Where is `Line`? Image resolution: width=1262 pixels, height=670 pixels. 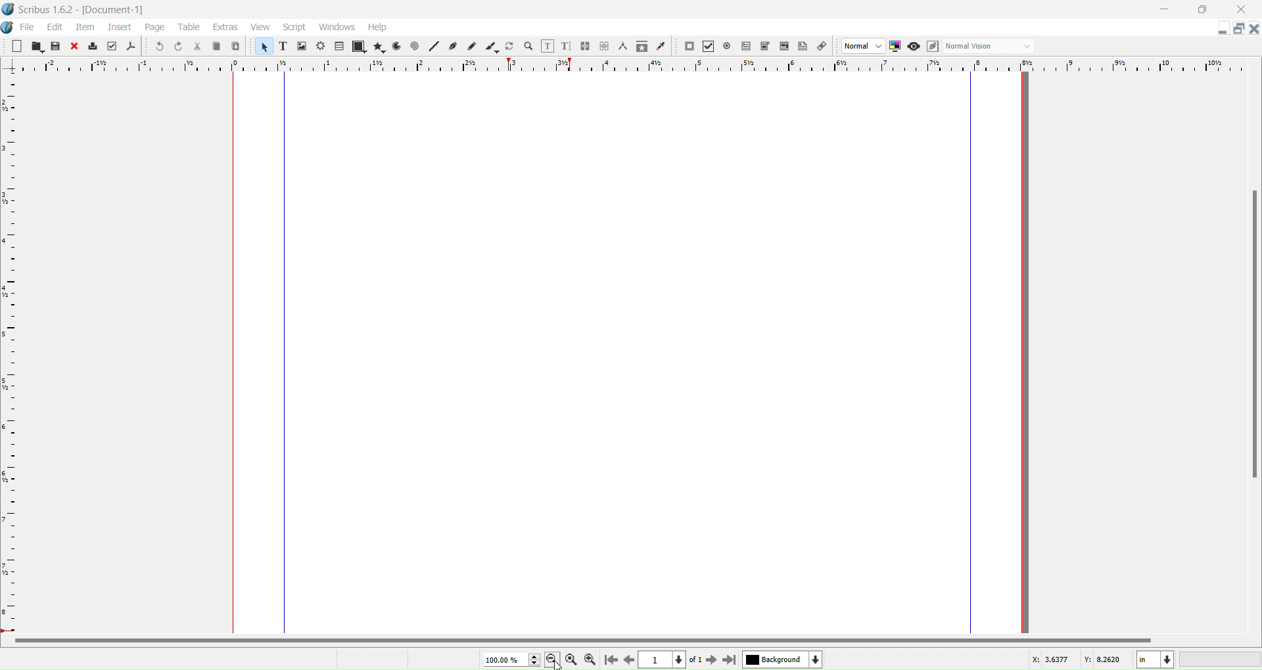
Line is located at coordinates (434, 46).